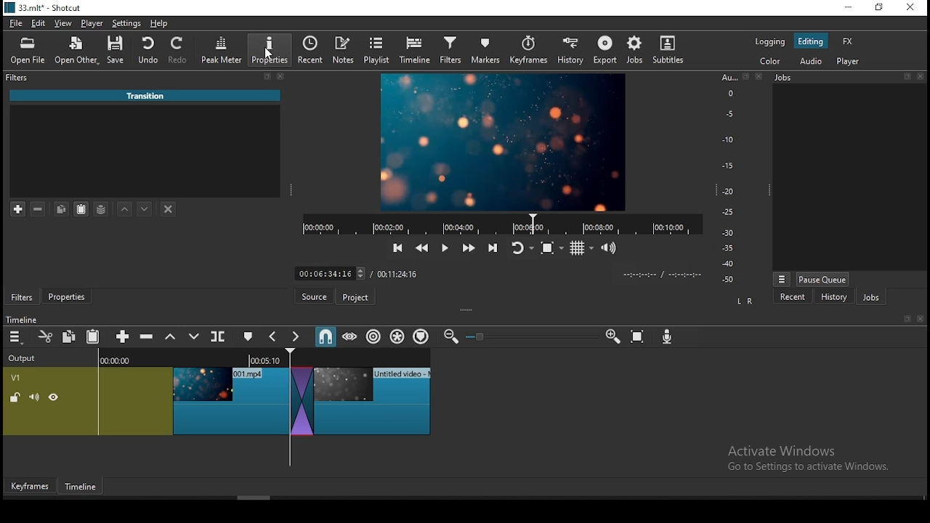  What do you see at coordinates (169, 210) in the screenshot?
I see `deselct filter` at bounding box center [169, 210].